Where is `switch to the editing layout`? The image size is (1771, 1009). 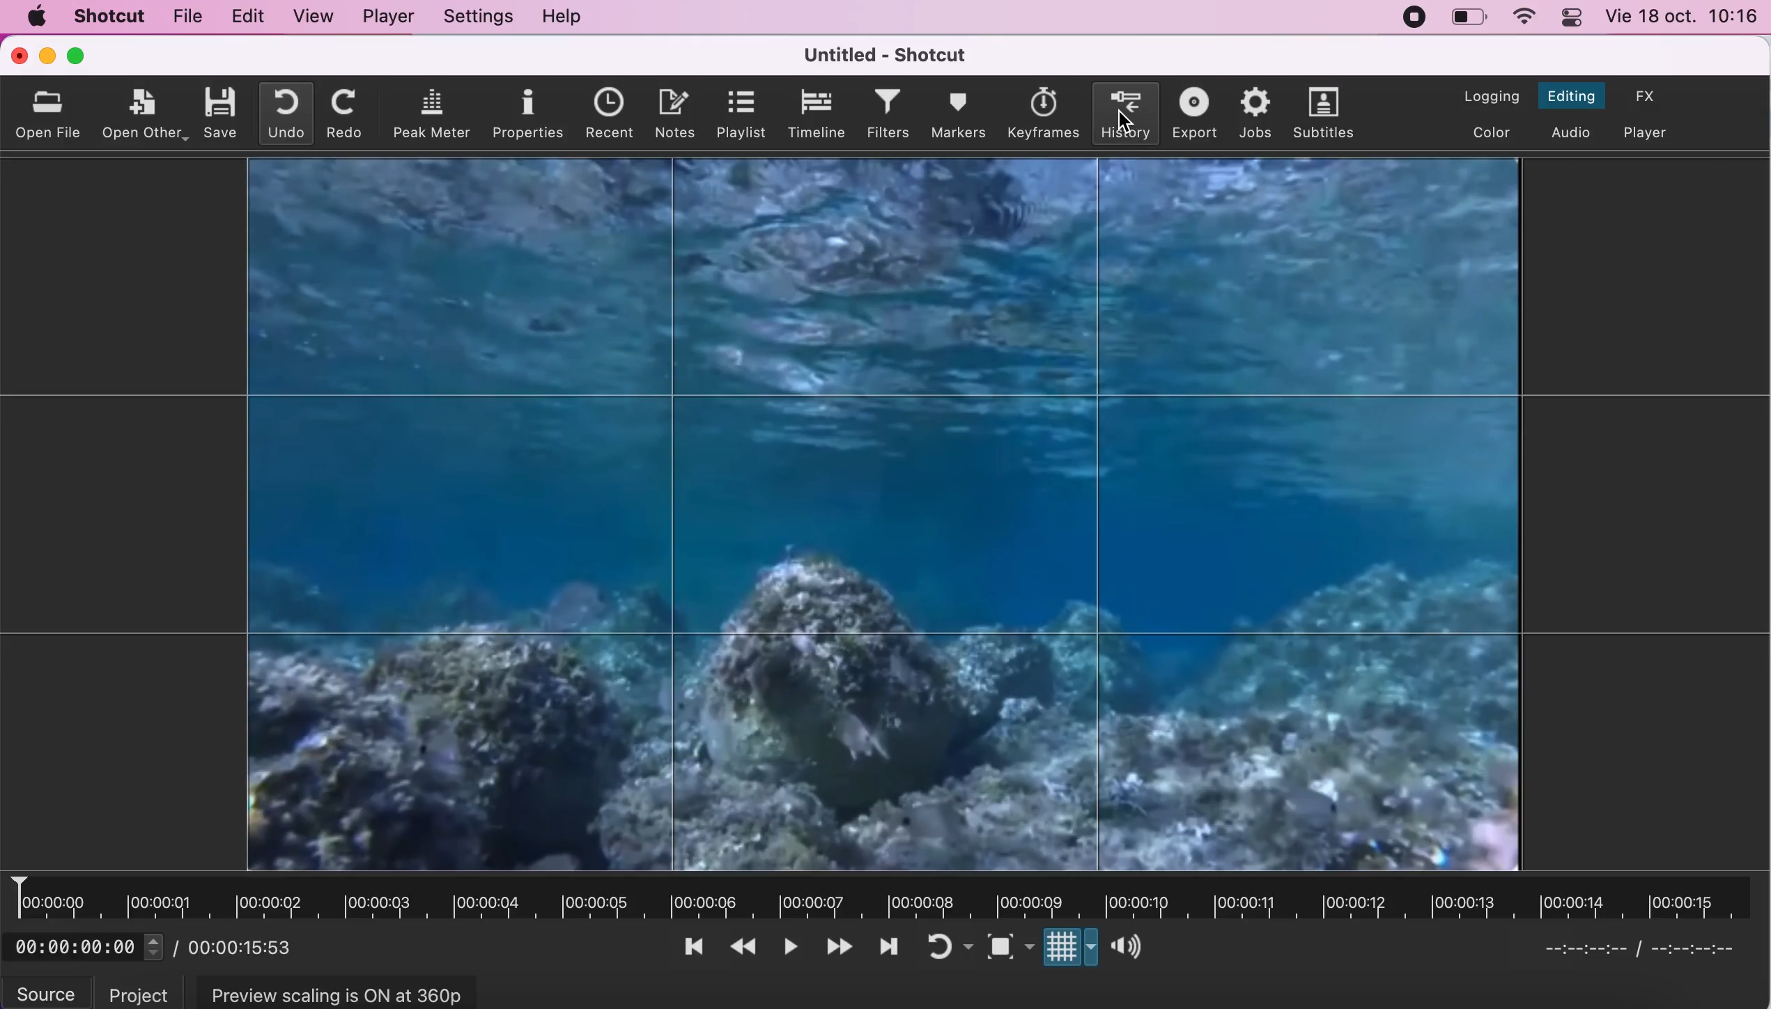
switch to the editing layout is located at coordinates (1573, 91).